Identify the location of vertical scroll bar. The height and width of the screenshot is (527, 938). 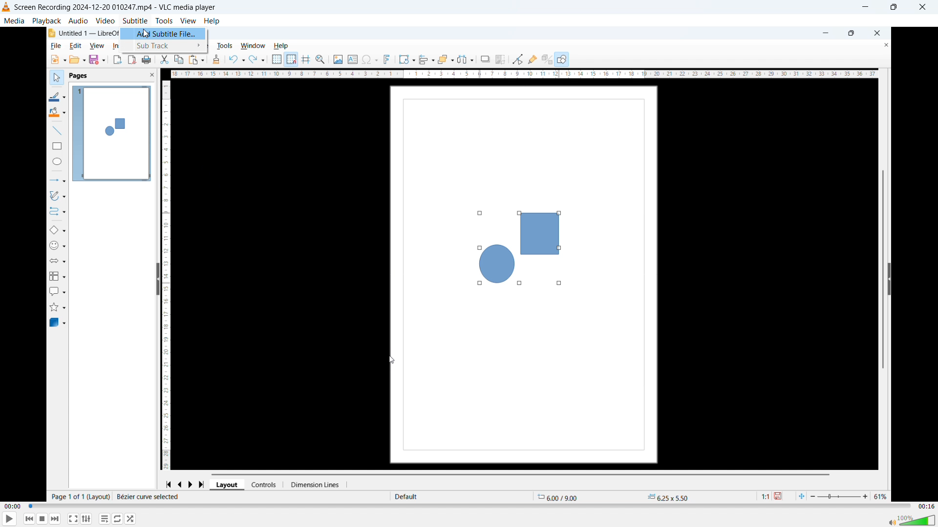
(882, 263).